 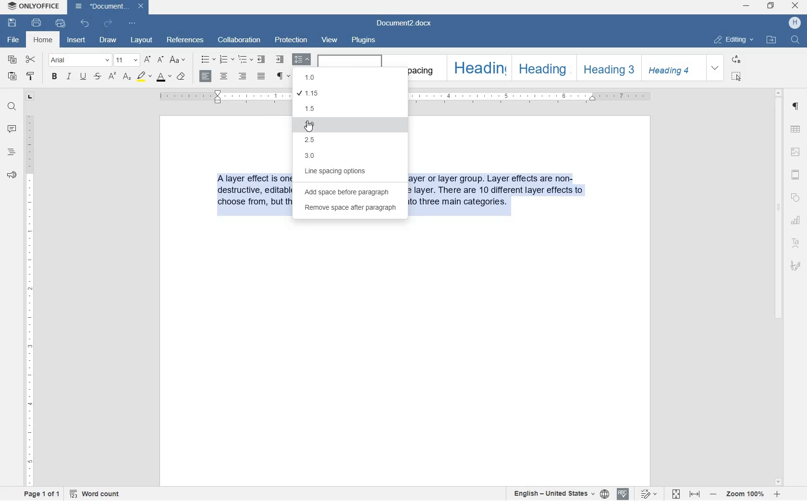 What do you see at coordinates (794, 23) in the screenshot?
I see `hp` at bounding box center [794, 23].